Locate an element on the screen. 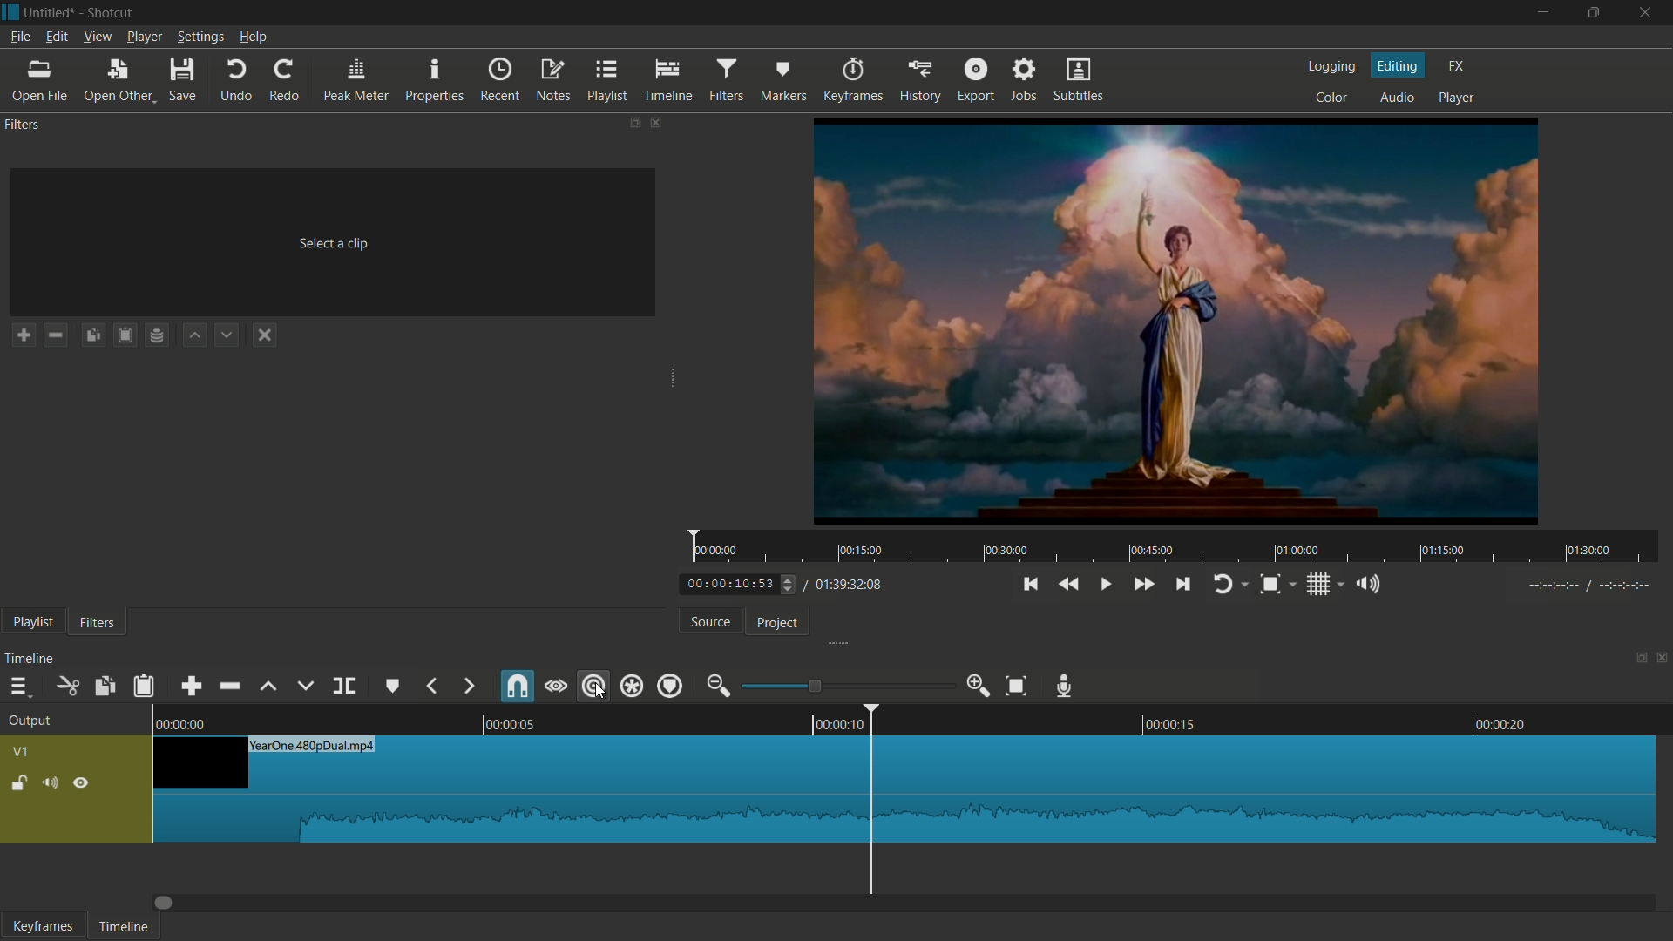 The image size is (1673, 941). jobs is located at coordinates (1025, 78).